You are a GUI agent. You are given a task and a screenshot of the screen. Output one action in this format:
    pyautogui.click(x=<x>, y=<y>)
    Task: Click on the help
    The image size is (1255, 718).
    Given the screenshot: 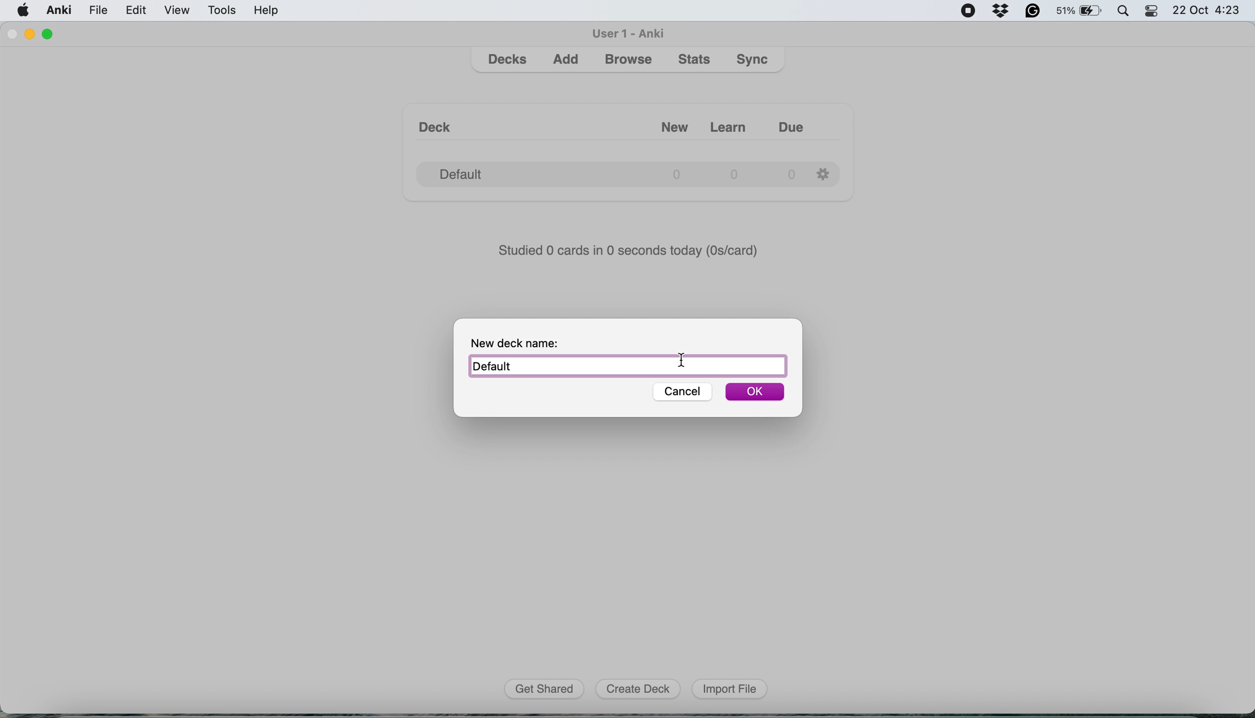 What is the action you would take?
    pyautogui.click(x=267, y=12)
    